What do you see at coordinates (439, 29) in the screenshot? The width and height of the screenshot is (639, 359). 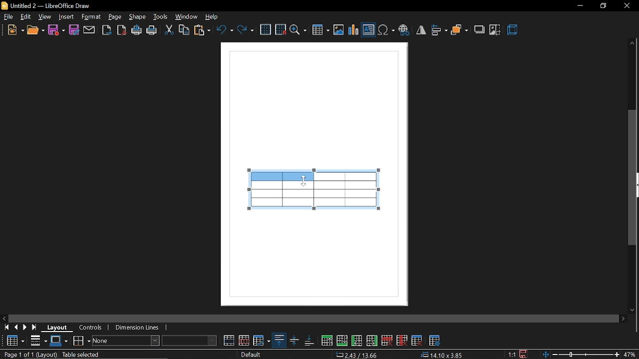 I see `align` at bounding box center [439, 29].